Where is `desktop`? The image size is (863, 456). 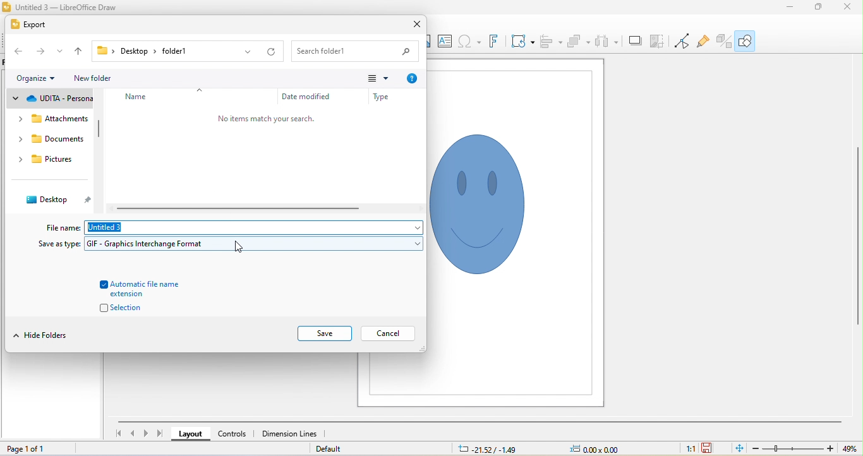 desktop is located at coordinates (47, 200).